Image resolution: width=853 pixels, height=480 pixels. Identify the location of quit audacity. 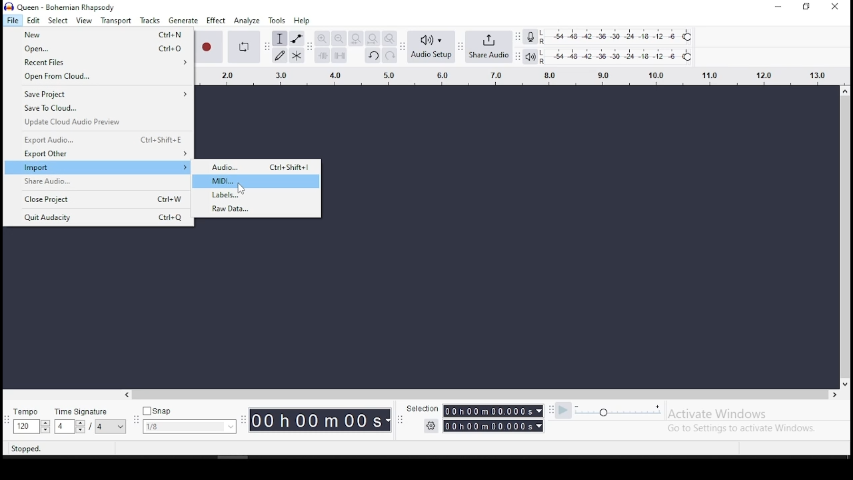
(99, 217).